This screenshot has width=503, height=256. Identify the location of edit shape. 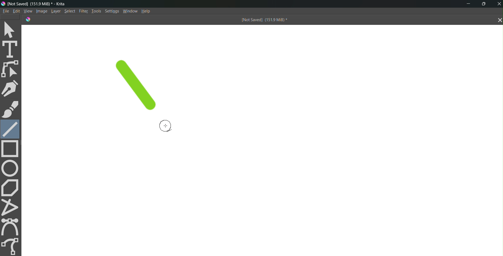
(11, 69).